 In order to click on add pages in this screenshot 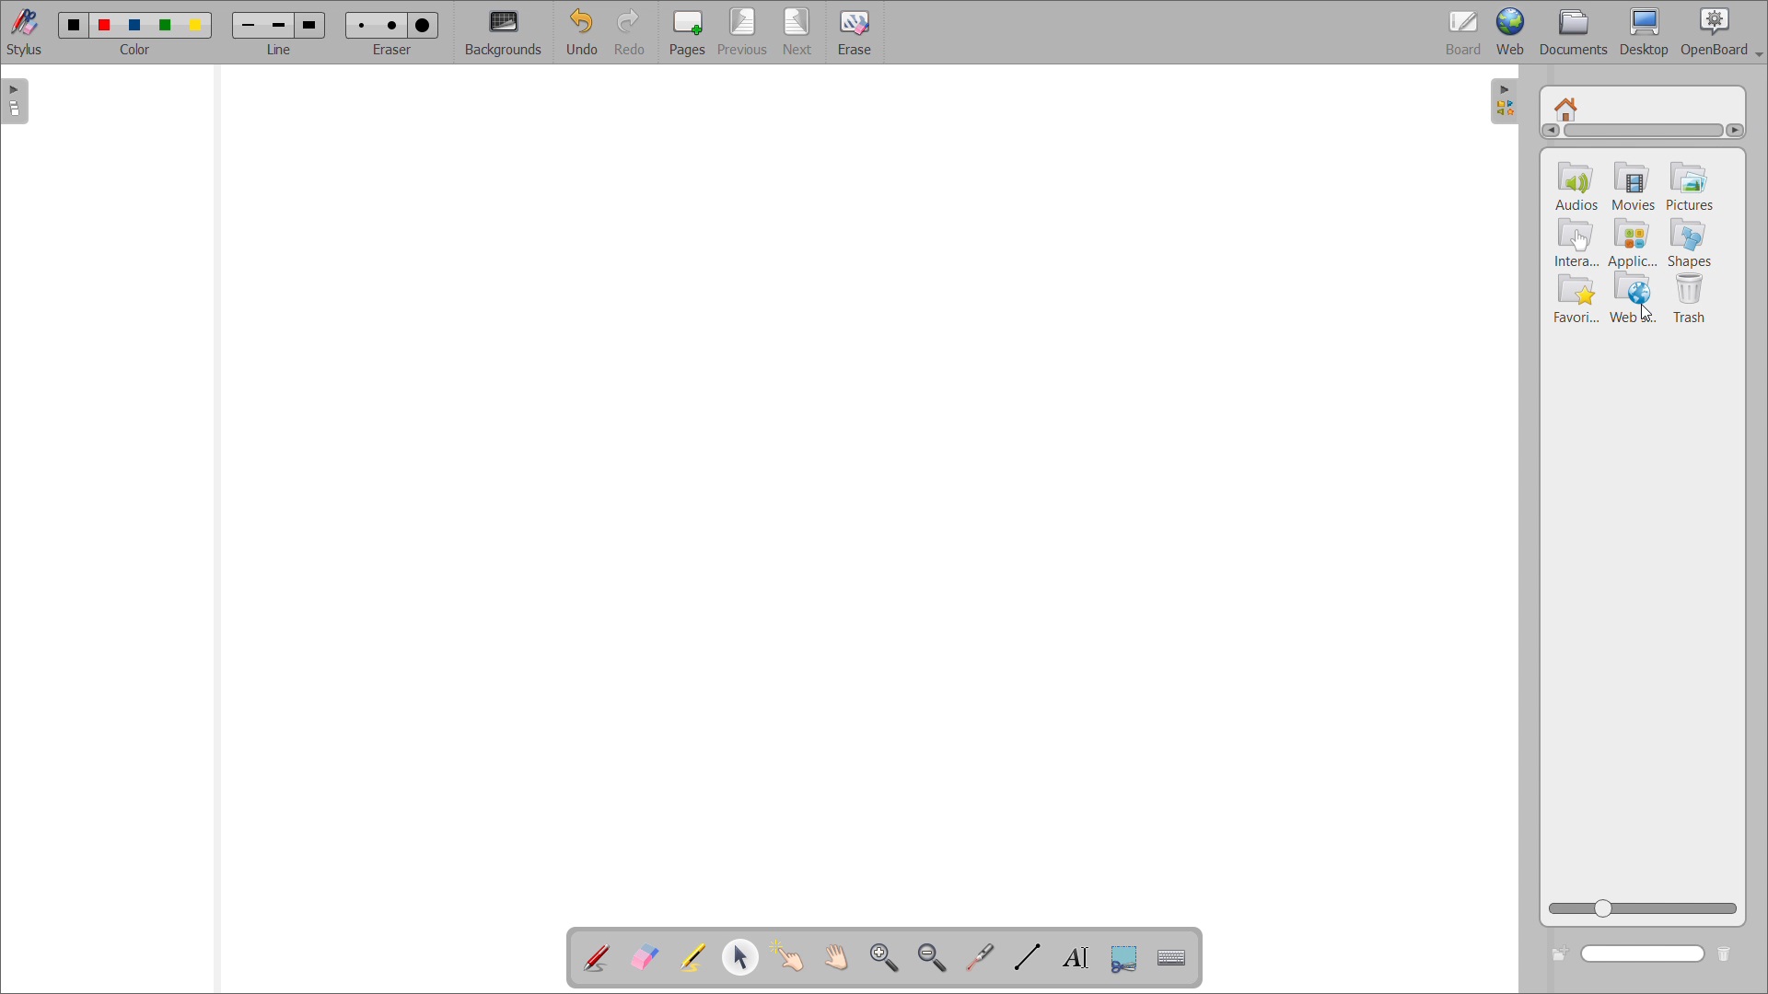, I will do `click(687, 31)`.